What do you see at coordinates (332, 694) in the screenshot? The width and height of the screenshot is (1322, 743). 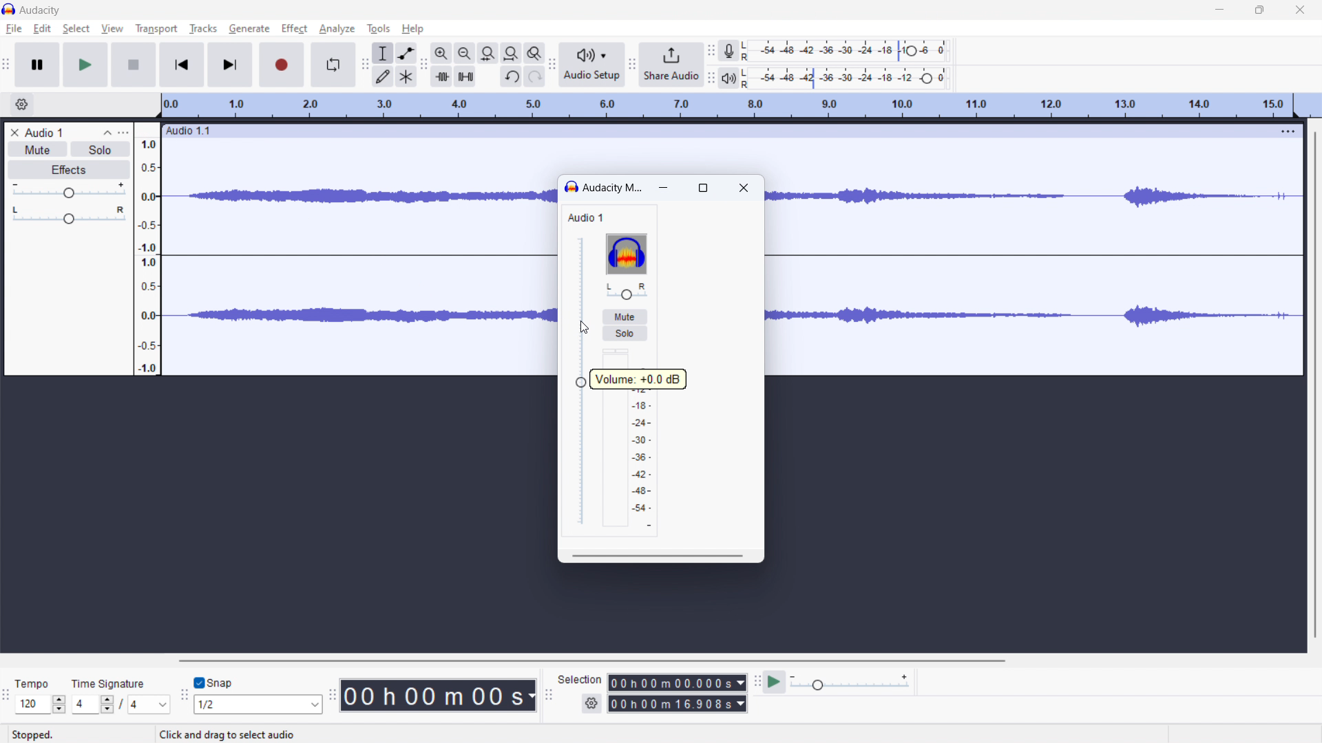 I see `time toolbar` at bounding box center [332, 694].